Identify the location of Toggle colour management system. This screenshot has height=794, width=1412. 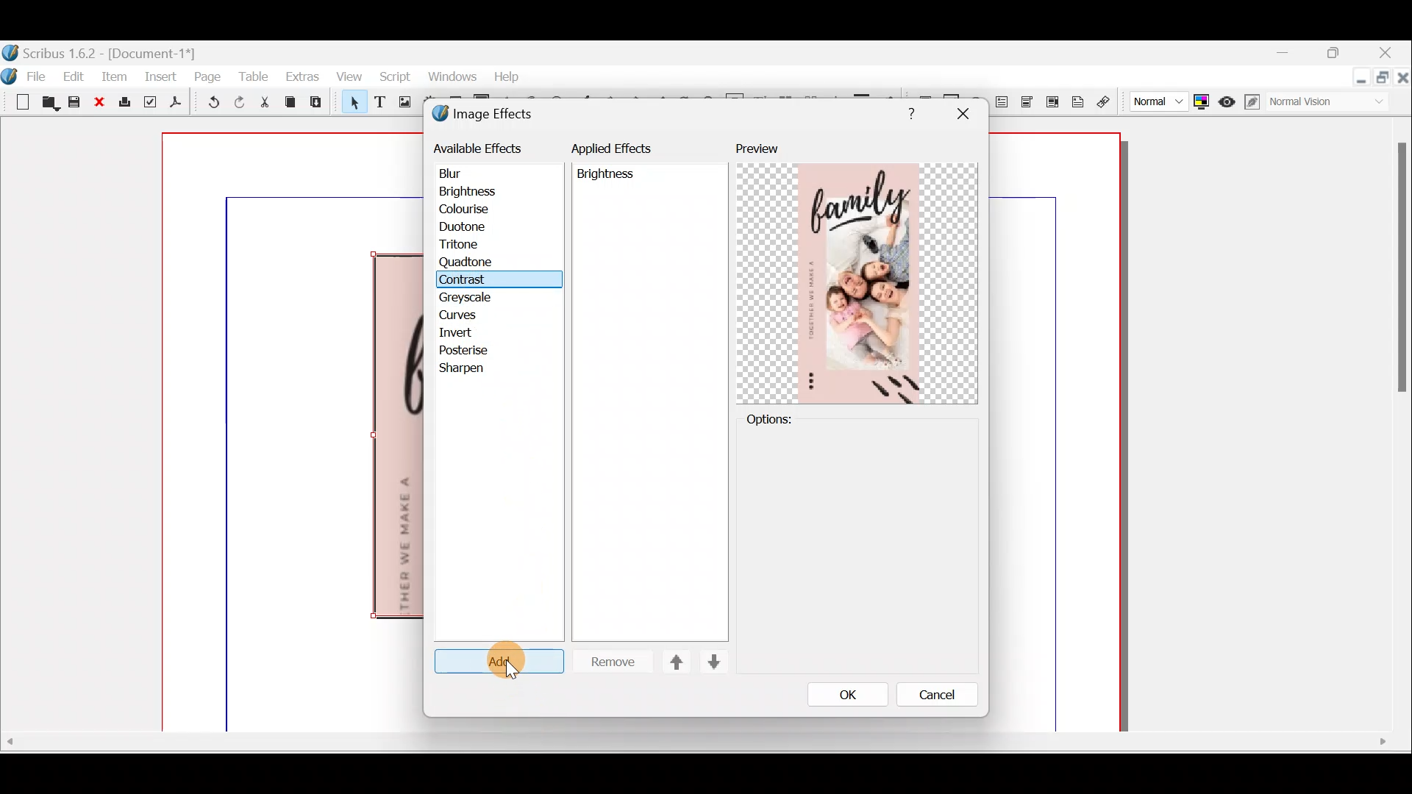
(1201, 99).